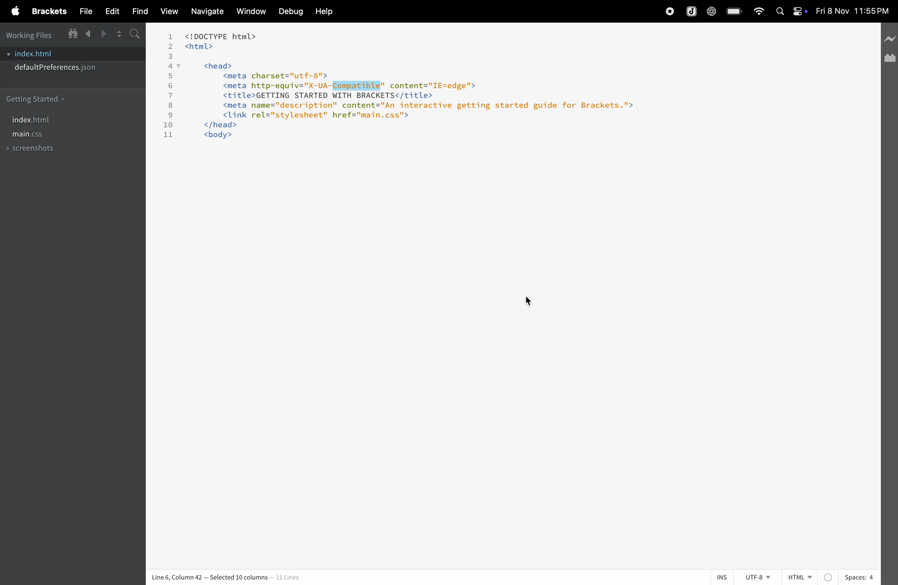 This screenshot has height=585, width=898. Describe the element at coordinates (710, 12) in the screenshot. I see `chatgpt` at that location.